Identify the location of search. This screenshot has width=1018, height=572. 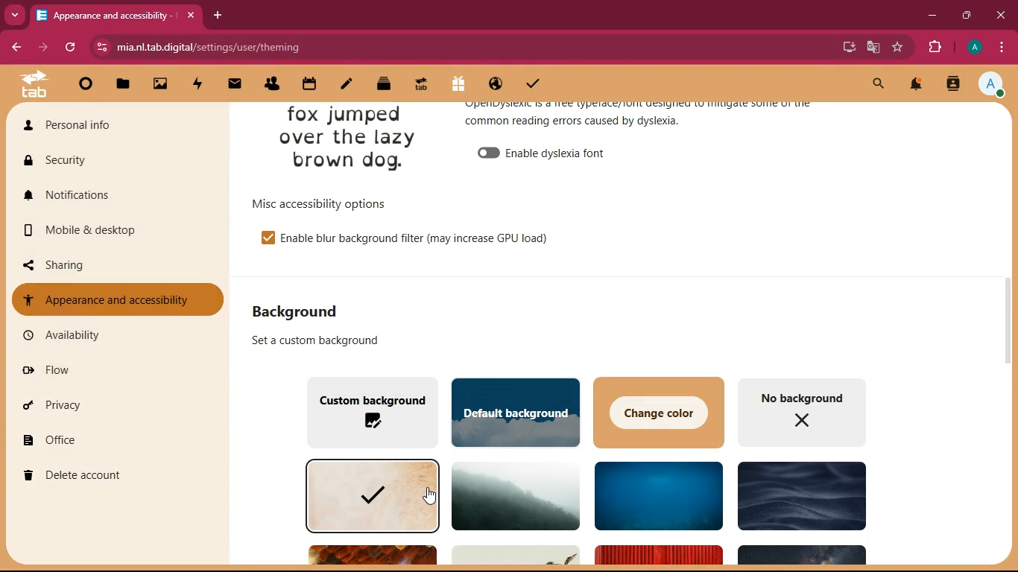
(876, 86).